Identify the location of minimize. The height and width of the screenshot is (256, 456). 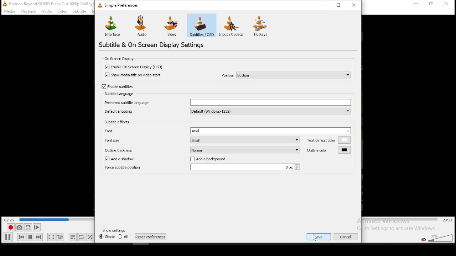
(325, 5).